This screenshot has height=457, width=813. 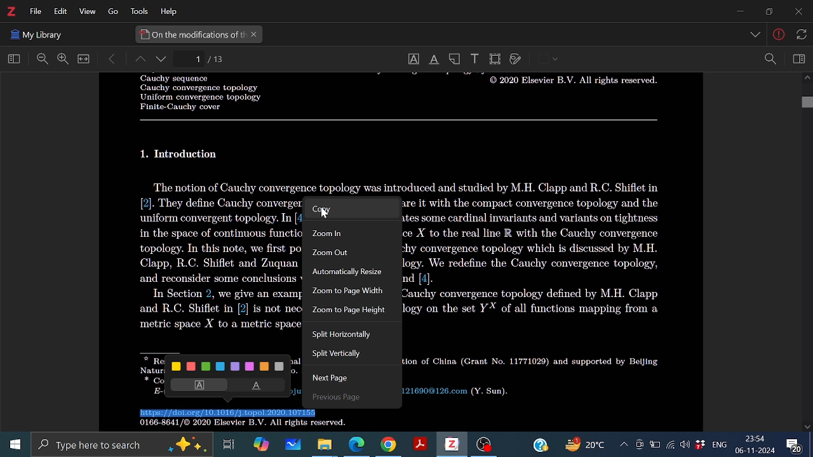 I want to click on , so click(x=109, y=12).